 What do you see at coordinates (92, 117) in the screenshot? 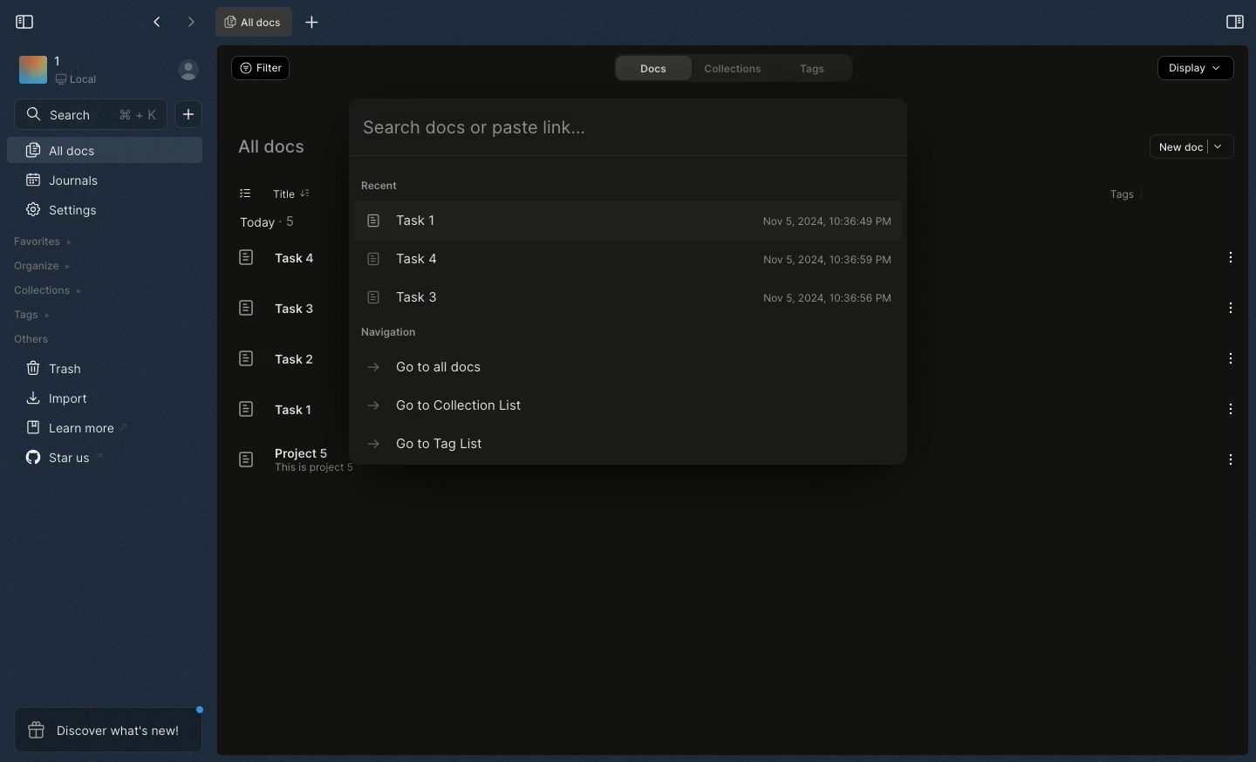
I see `Search` at bounding box center [92, 117].